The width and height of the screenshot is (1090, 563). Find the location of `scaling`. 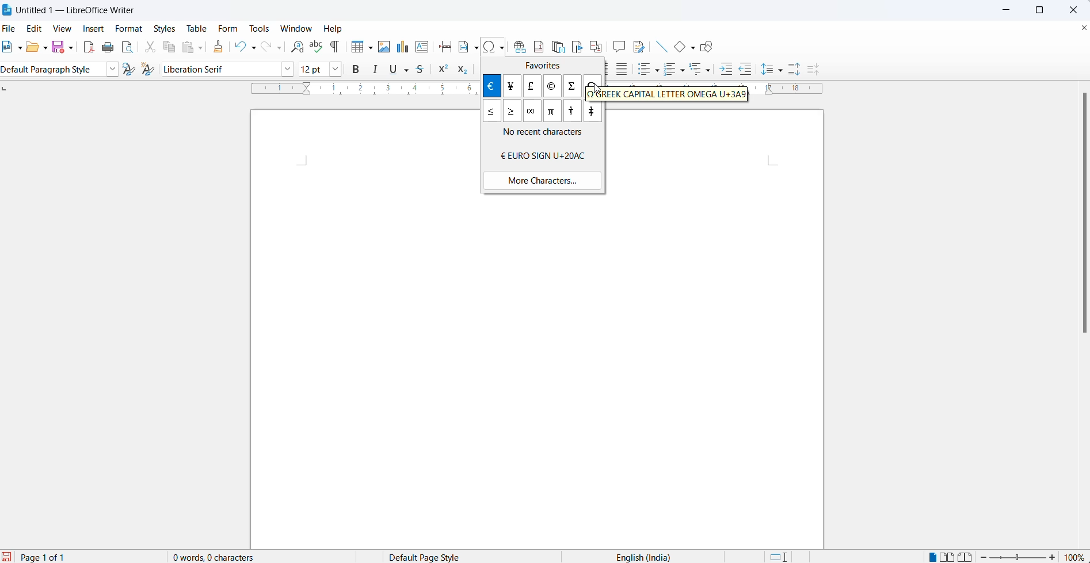

scaling is located at coordinates (355, 90).